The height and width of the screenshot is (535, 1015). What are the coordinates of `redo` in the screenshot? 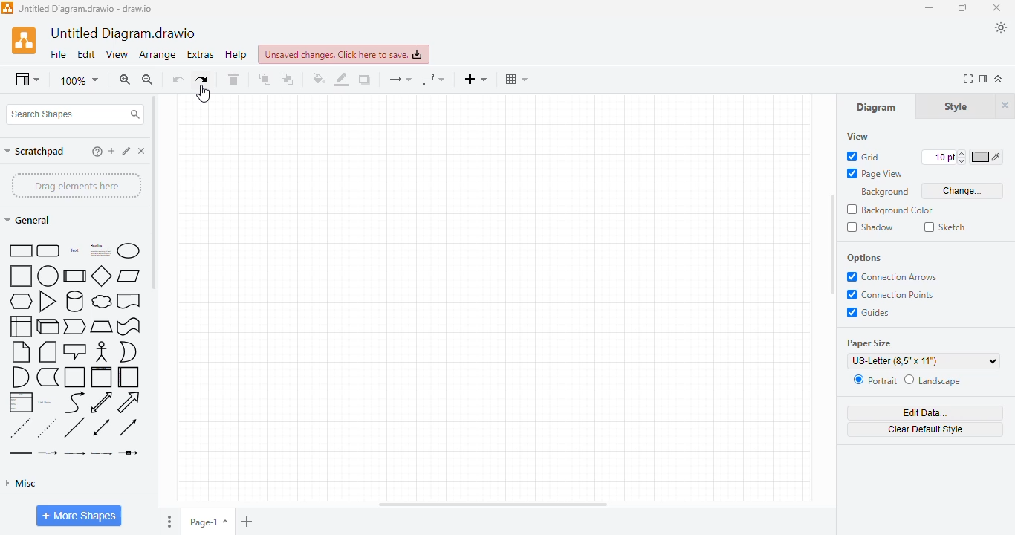 It's located at (202, 79).